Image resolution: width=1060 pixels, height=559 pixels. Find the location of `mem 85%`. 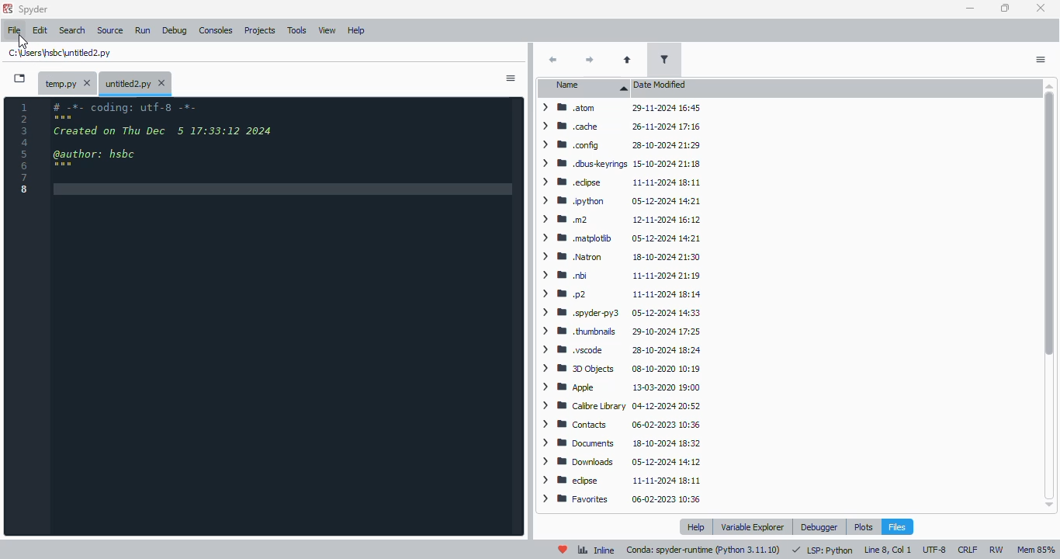

mem 85% is located at coordinates (1036, 550).